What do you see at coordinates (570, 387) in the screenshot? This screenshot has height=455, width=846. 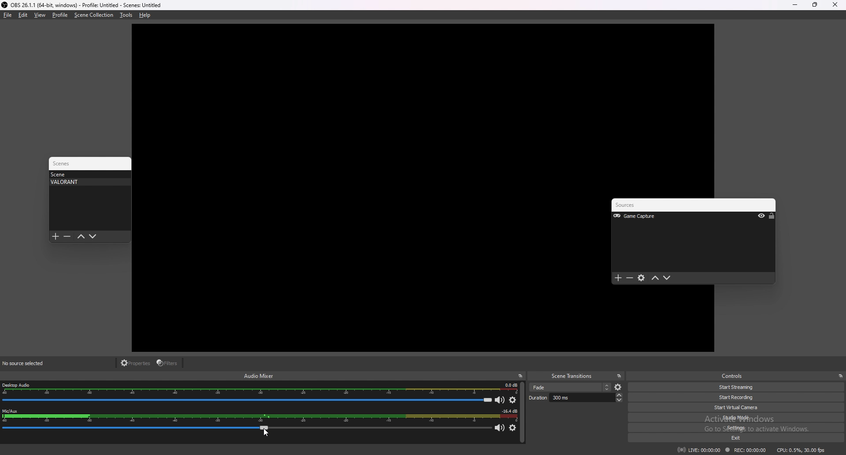 I see `scene selection` at bounding box center [570, 387].